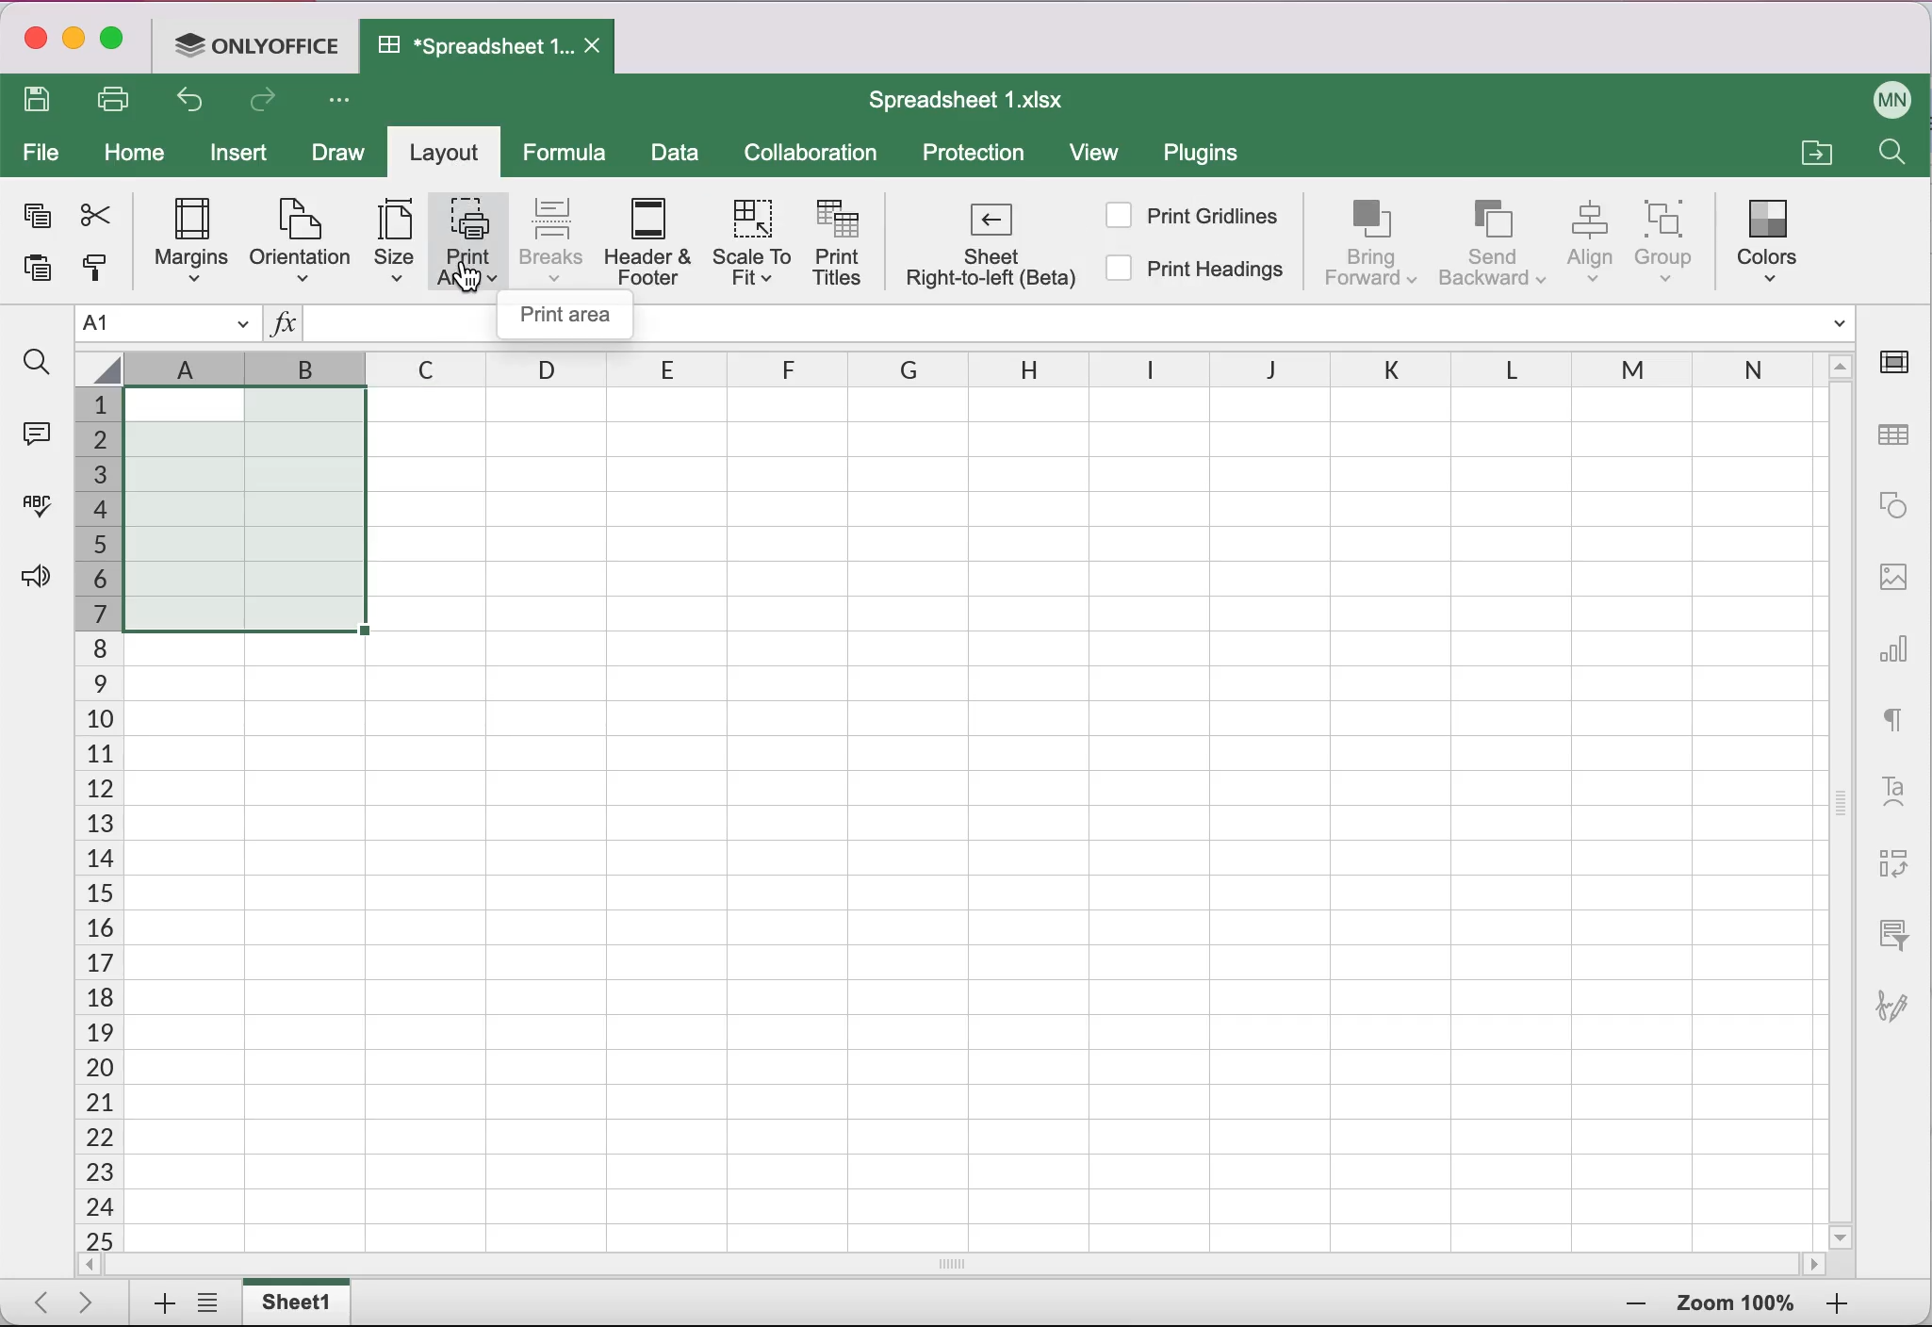 The width and height of the screenshot is (1932, 1327). What do you see at coordinates (121, 99) in the screenshot?
I see `print` at bounding box center [121, 99].